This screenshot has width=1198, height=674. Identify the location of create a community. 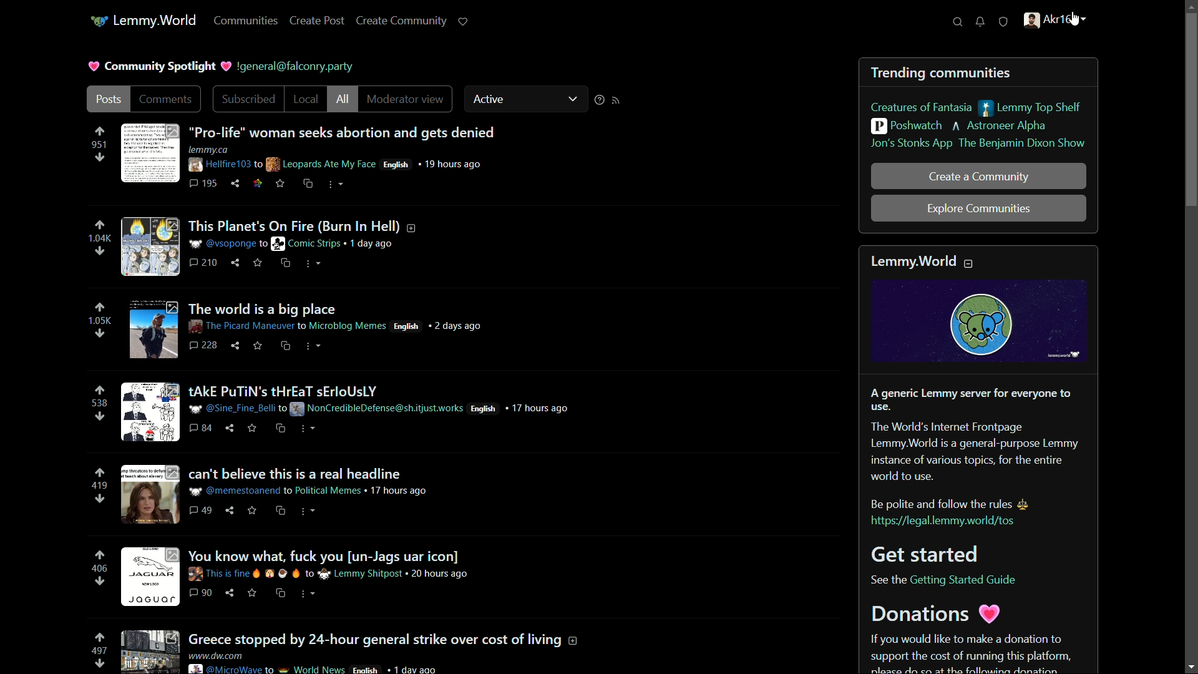
(980, 177).